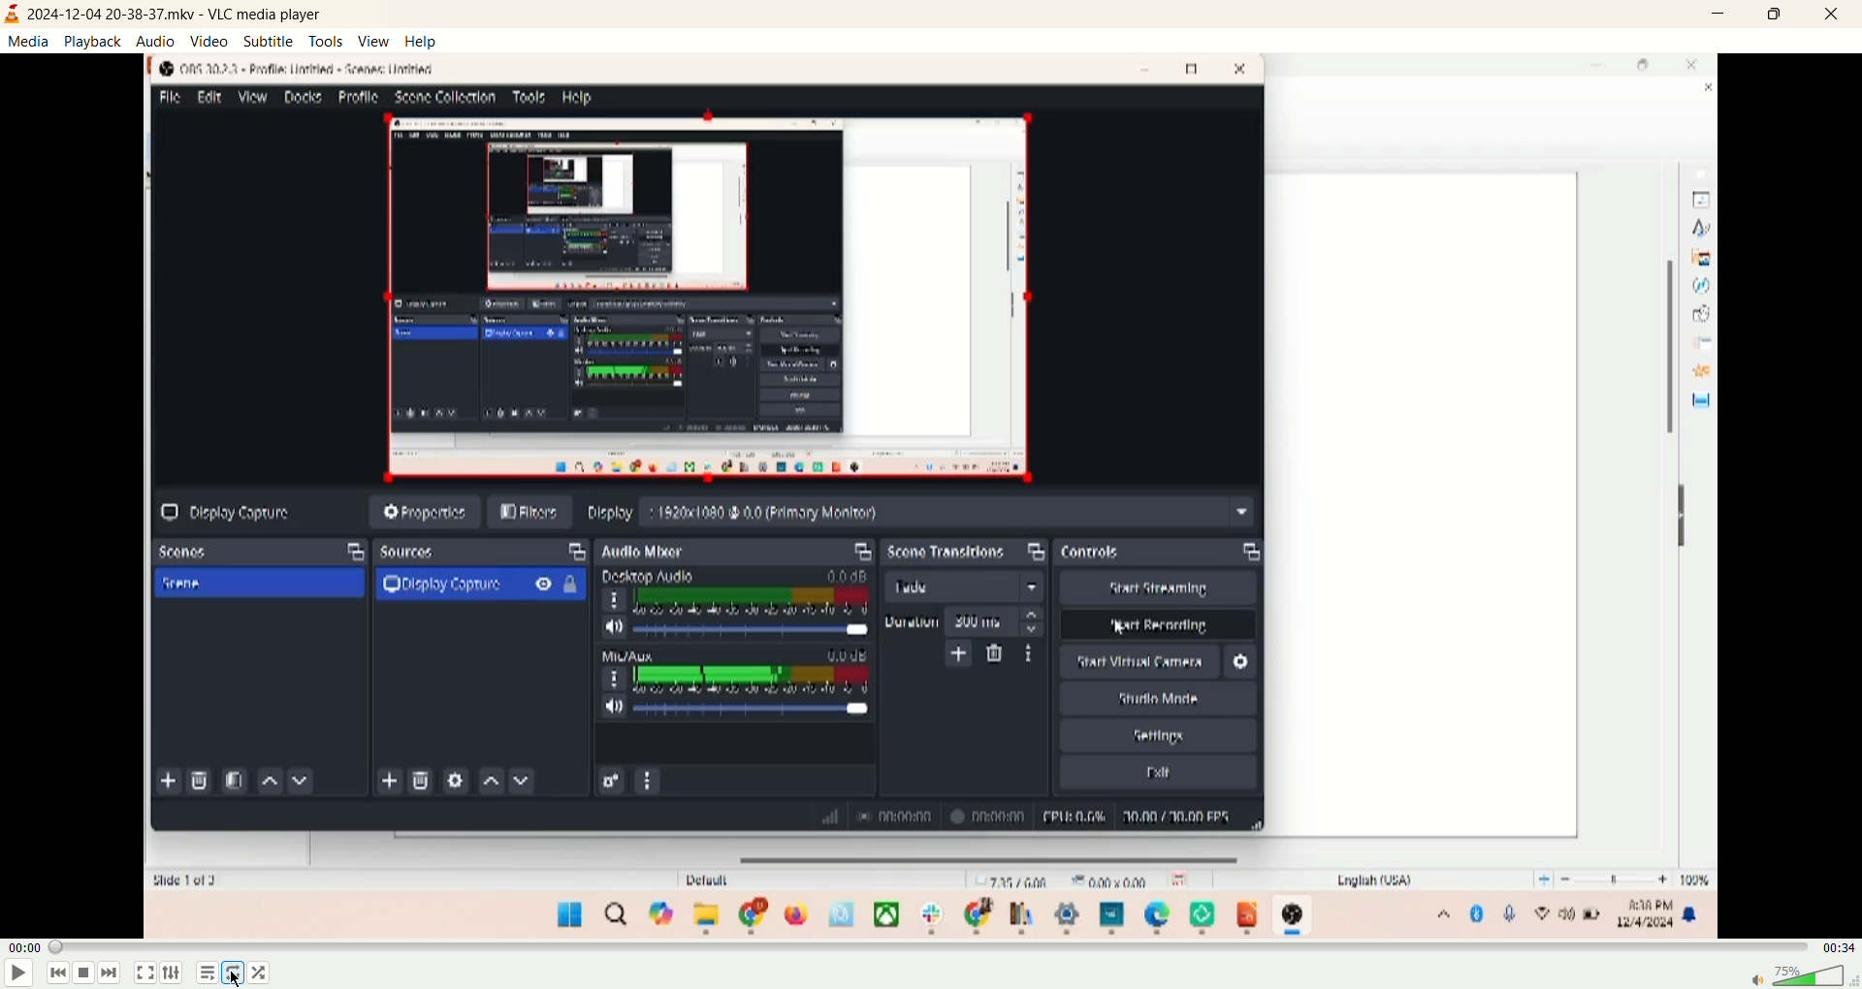 The image size is (1862, 989). I want to click on progress bar, so click(928, 949).